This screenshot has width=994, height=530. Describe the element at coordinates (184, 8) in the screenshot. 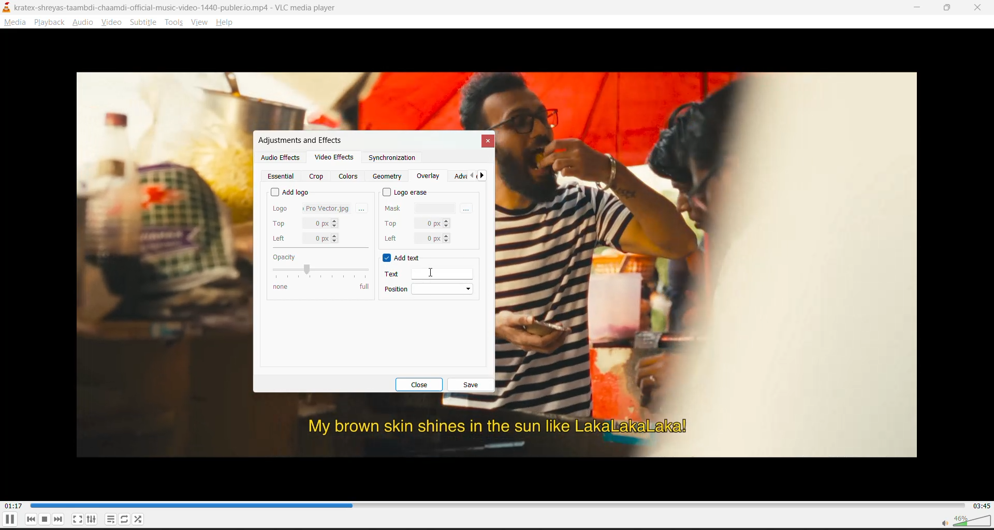

I see `kratex-shreyas-taambdi-chaamdi-official-music-video-1440-publer.io.mp4 - VLC media player` at that location.